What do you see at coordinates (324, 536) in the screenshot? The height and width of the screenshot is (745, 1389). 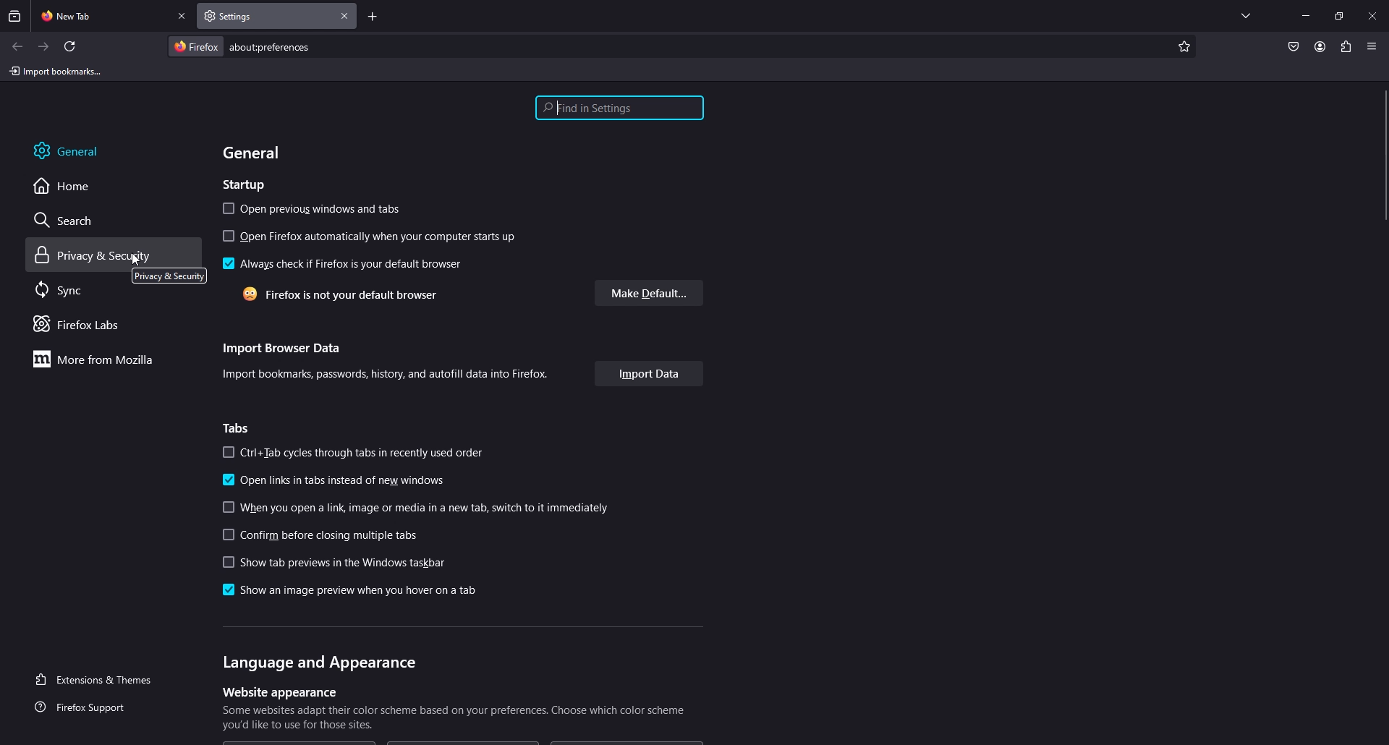 I see `confirm before closing multiple tabs` at bounding box center [324, 536].